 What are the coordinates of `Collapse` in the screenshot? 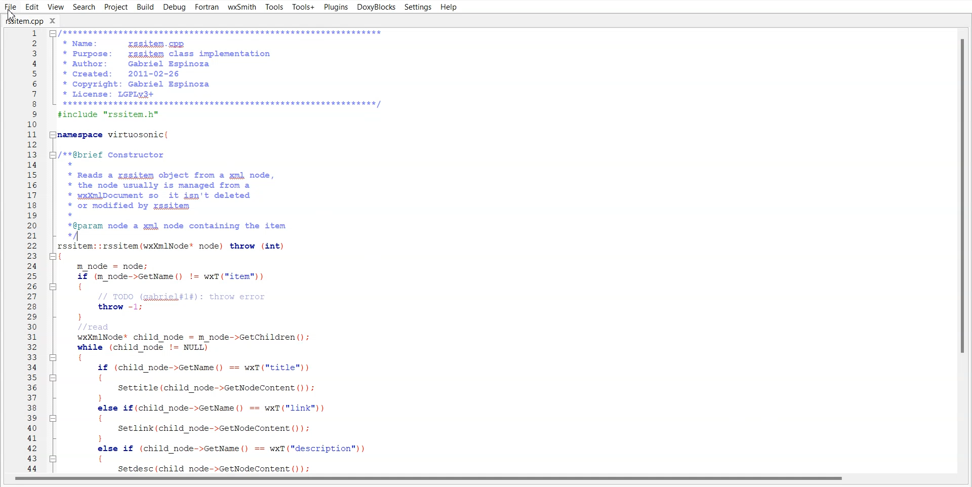 It's located at (53, 135).